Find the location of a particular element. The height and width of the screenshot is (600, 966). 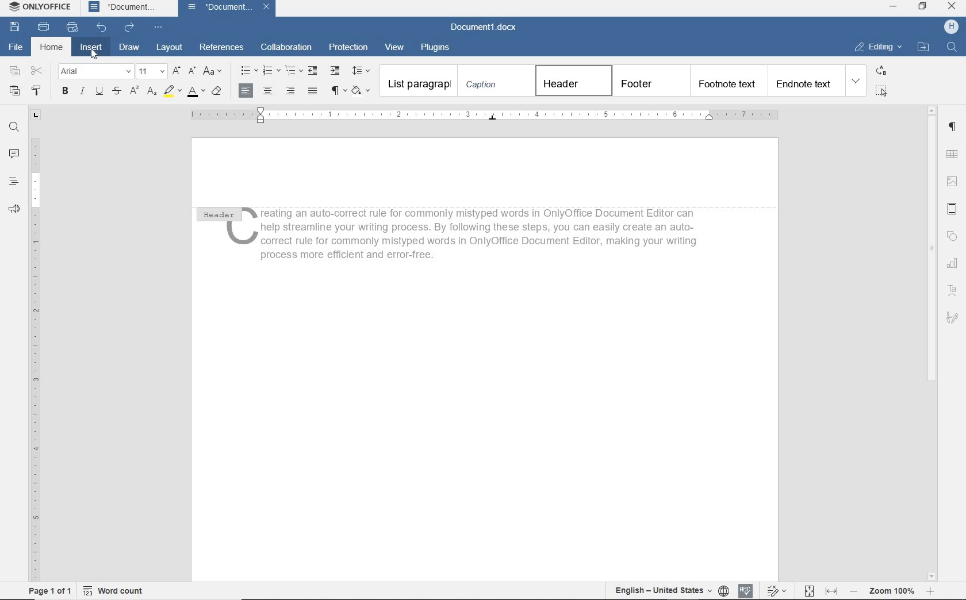

HEADER & FOOTER is located at coordinates (952, 210).